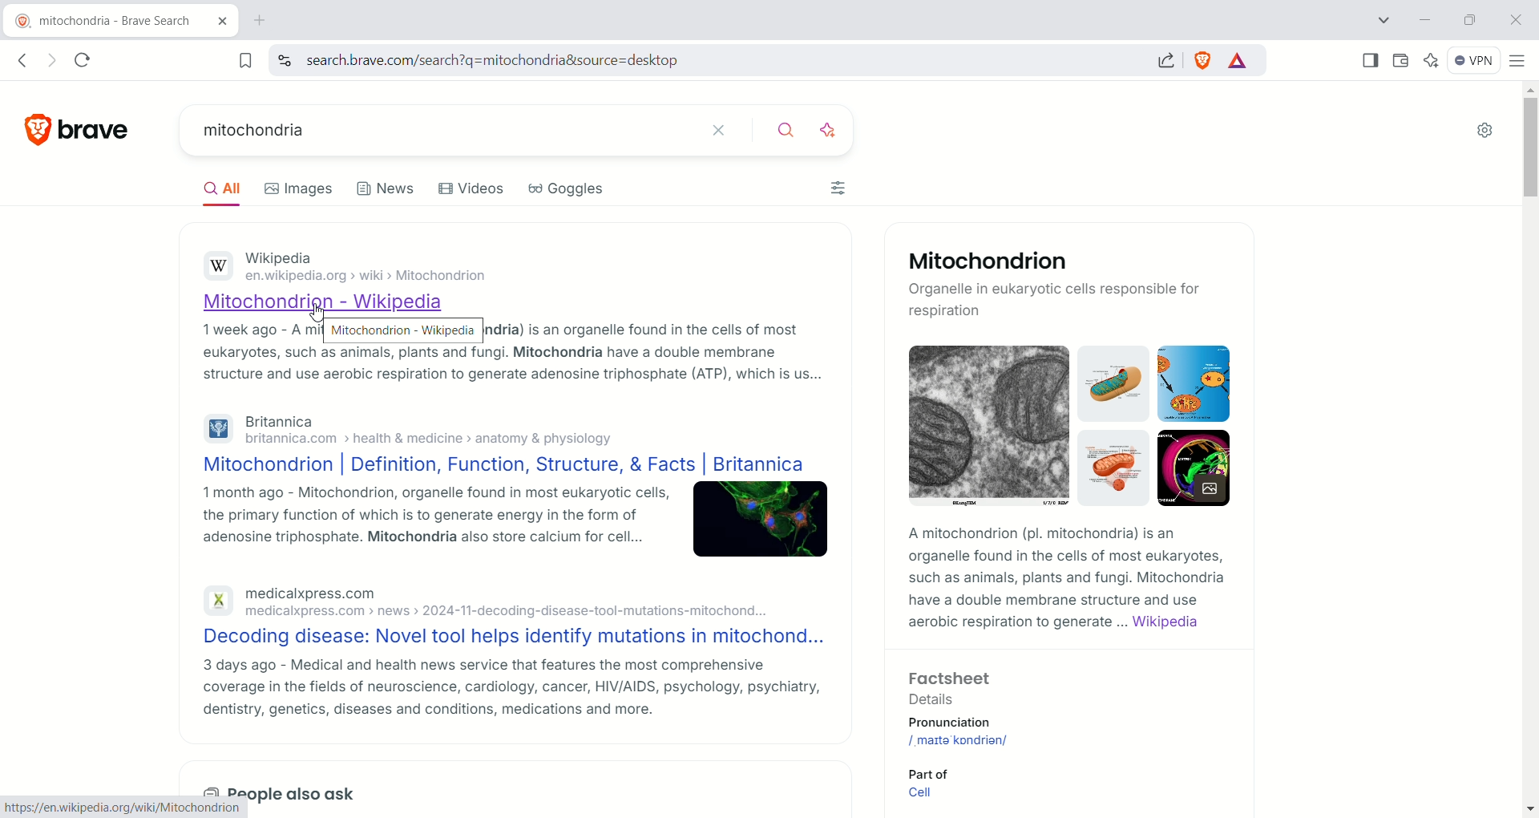 The height and width of the screenshot is (818, 1539). Describe the element at coordinates (22, 61) in the screenshot. I see `go back` at that location.